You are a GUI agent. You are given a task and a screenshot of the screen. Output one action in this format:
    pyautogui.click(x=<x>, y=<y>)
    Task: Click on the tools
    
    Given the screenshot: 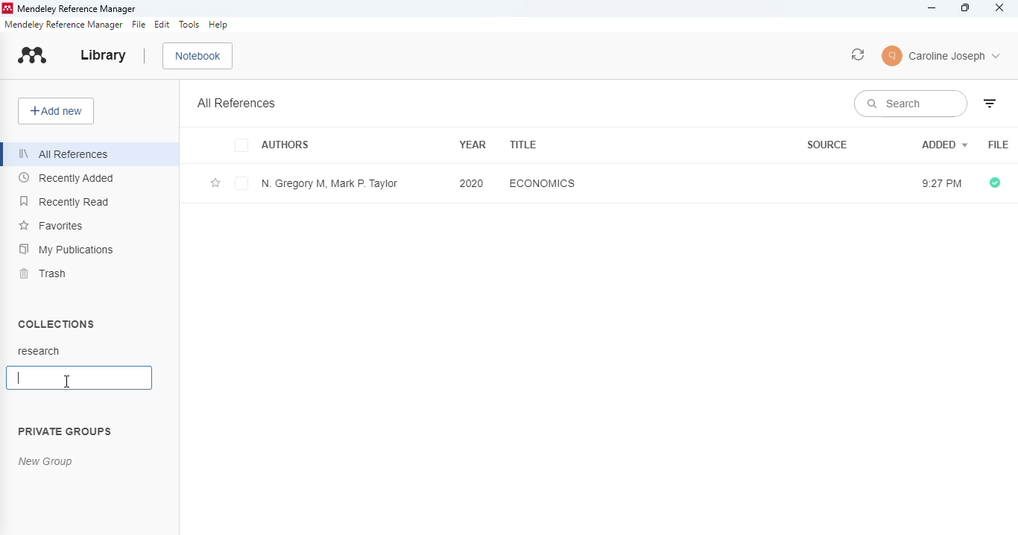 What is the action you would take?
    pyautogui.click(x=189, y=25)
    